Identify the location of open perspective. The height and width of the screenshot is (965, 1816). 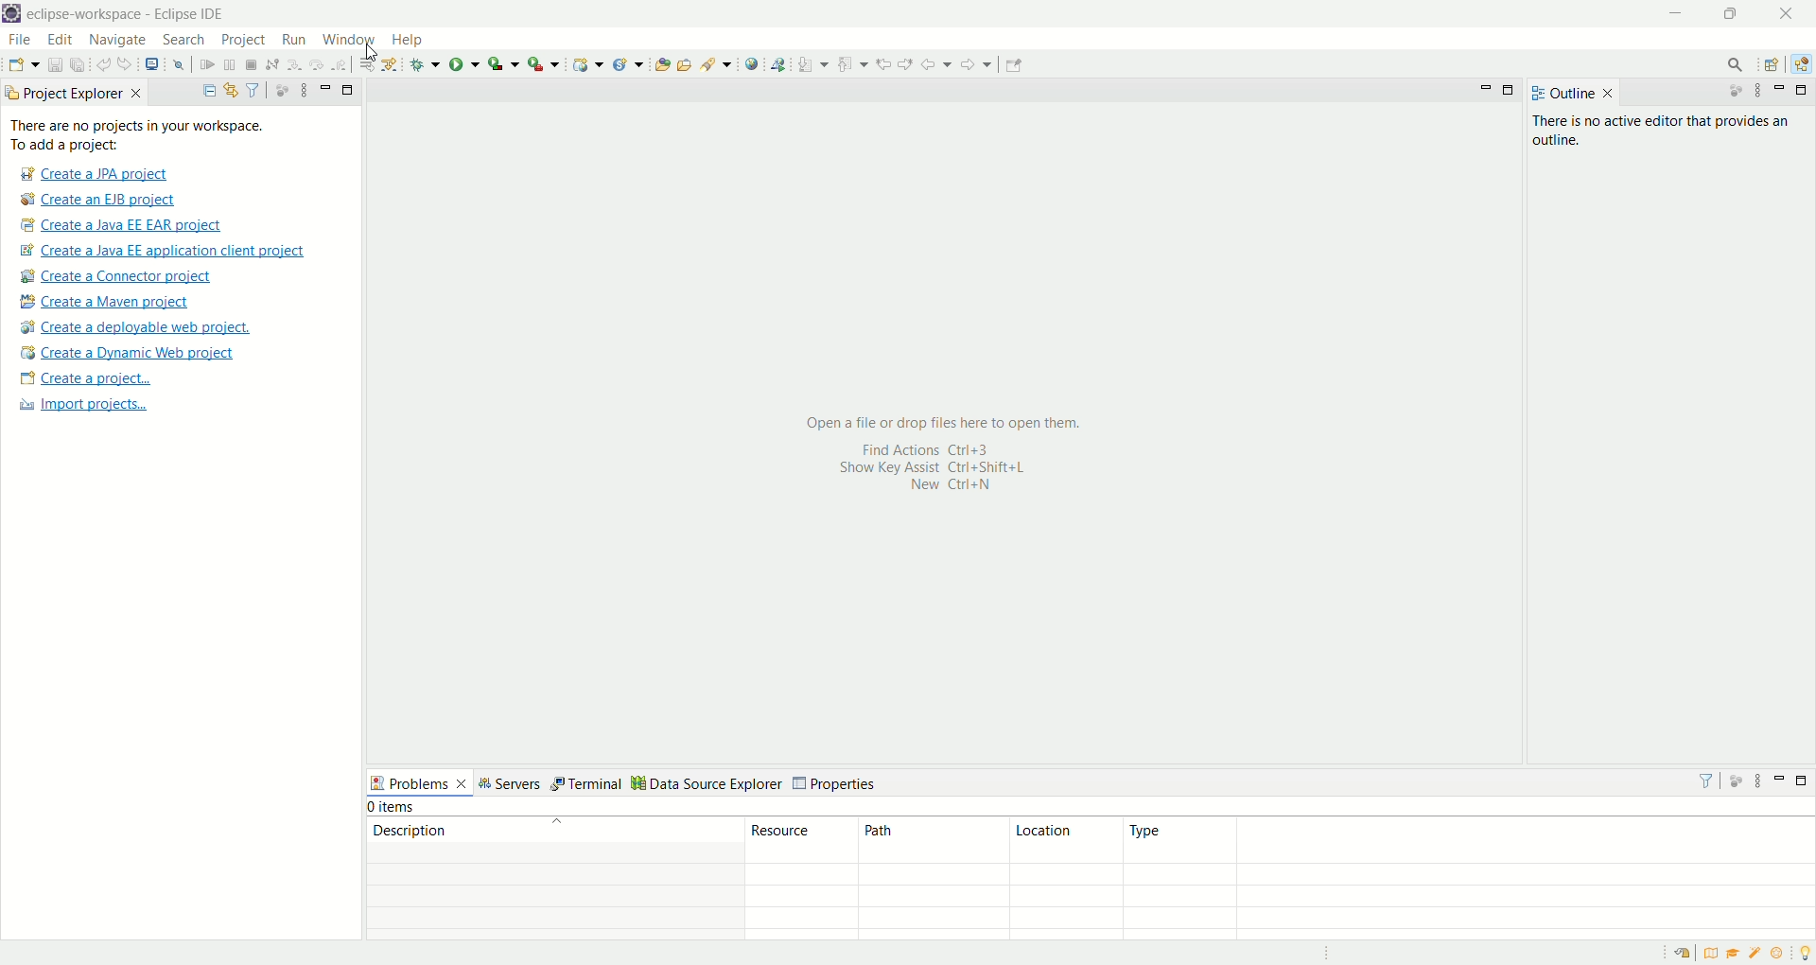
(1770, 62).